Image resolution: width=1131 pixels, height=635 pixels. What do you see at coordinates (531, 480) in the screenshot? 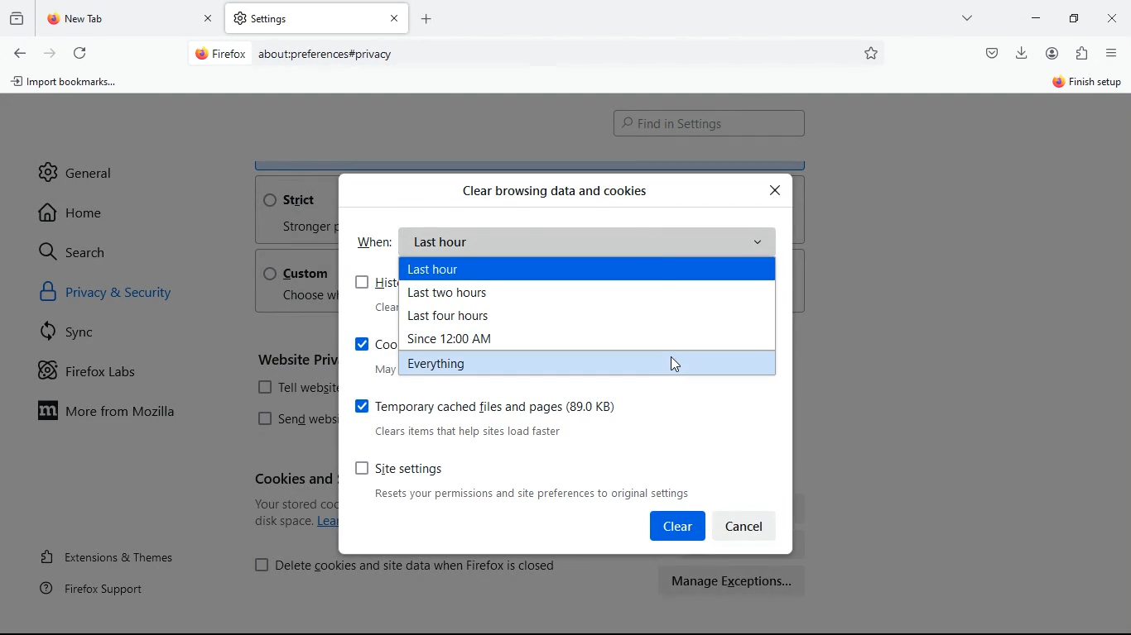
I see `site settings` at bounding box center [531, 480].